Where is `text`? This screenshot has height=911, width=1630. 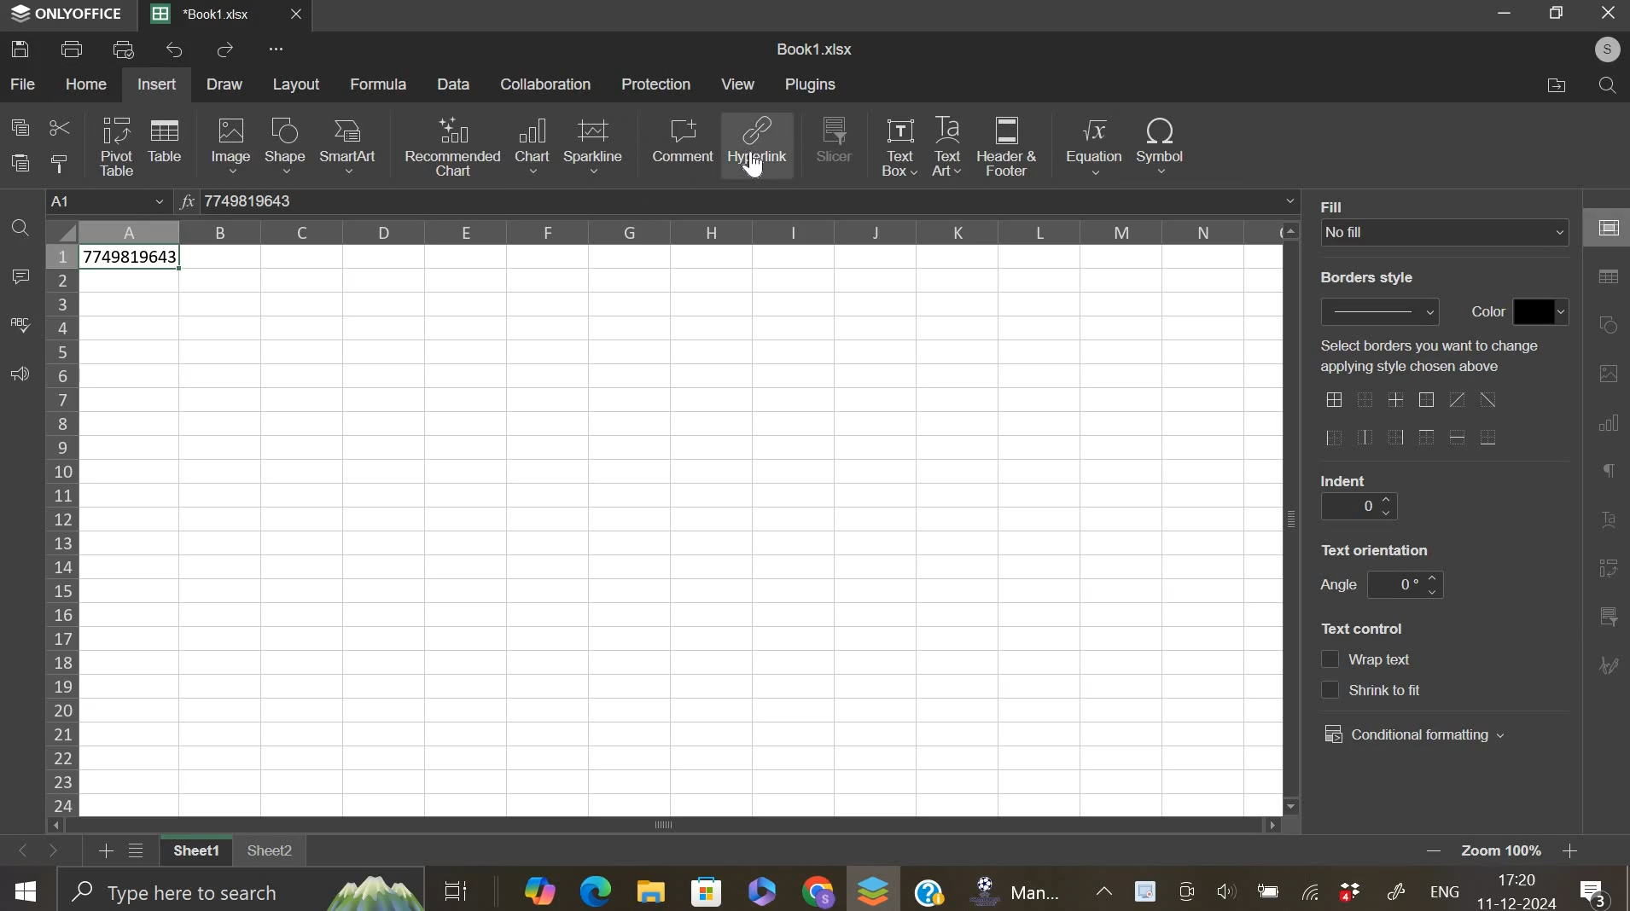
text is located at coordinates (1338, 586).